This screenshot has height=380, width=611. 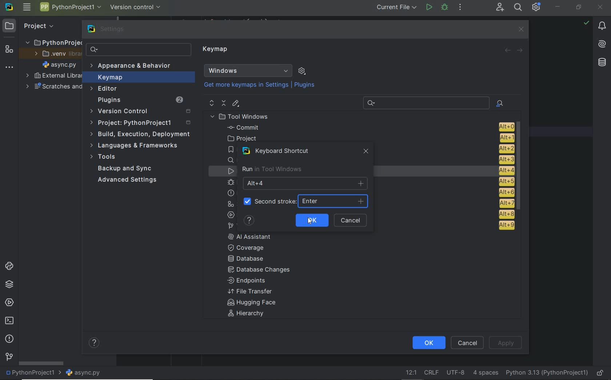 What do you see at coordinates (32, 373) in the screenshot?
I see `project name` at bounding box center [32, 373].